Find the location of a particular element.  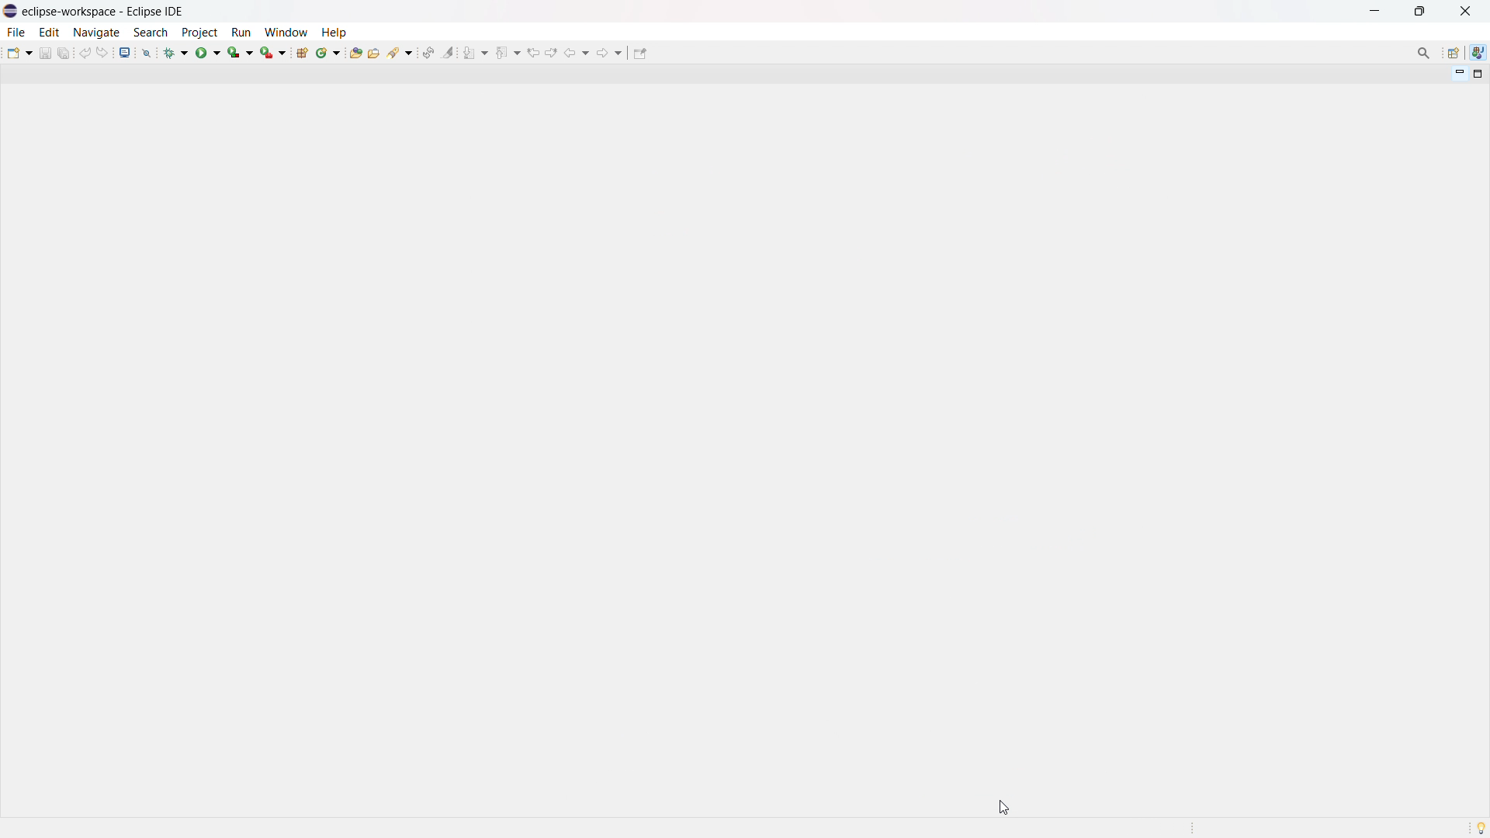

previous annotation is located at coordinates (508, 52).